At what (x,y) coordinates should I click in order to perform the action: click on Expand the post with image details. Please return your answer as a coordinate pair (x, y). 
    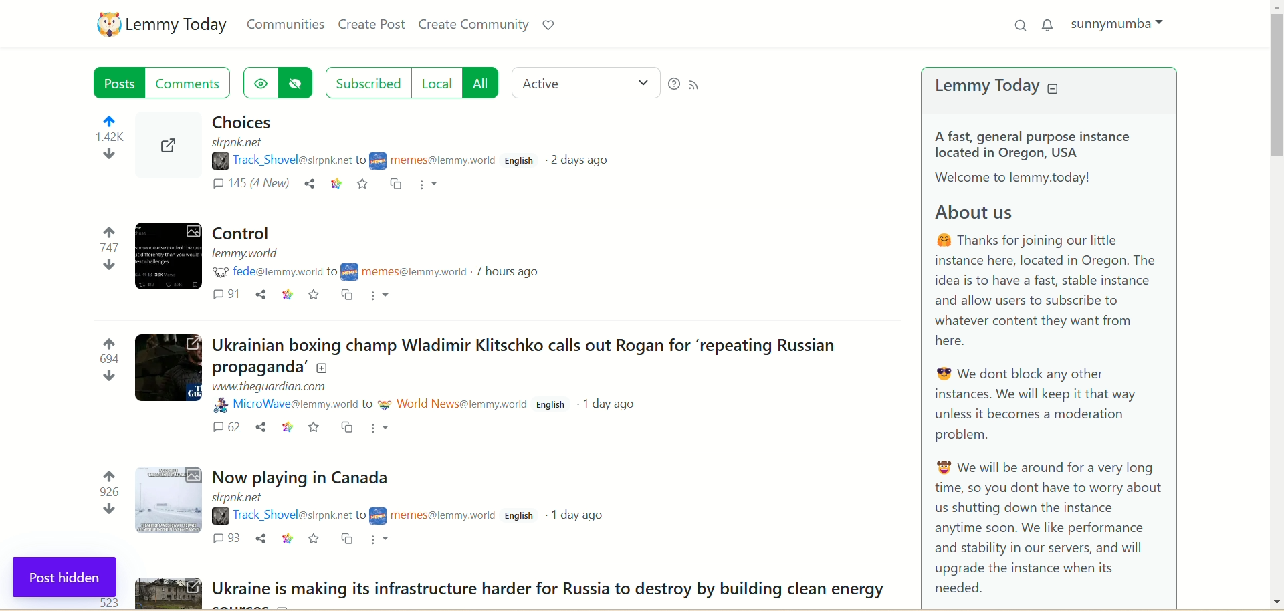
    Looking at the image, I should click on (166, 155).